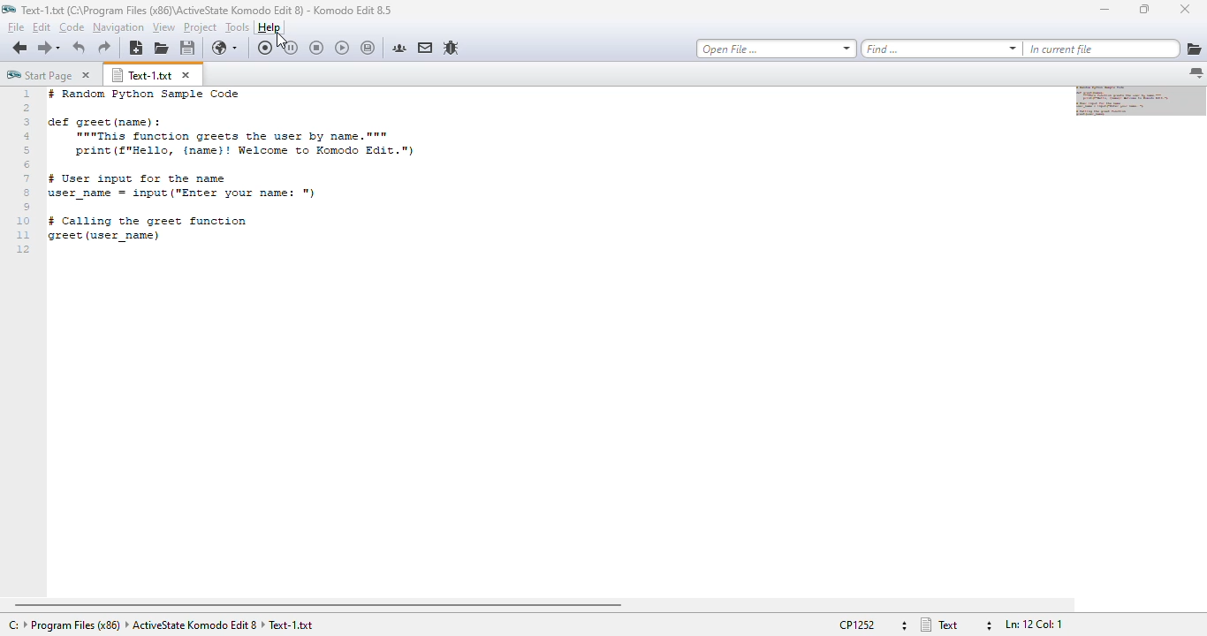 The height and width of the screenshot is (636, 1207). I want to click on navigation, so click(118, 27).